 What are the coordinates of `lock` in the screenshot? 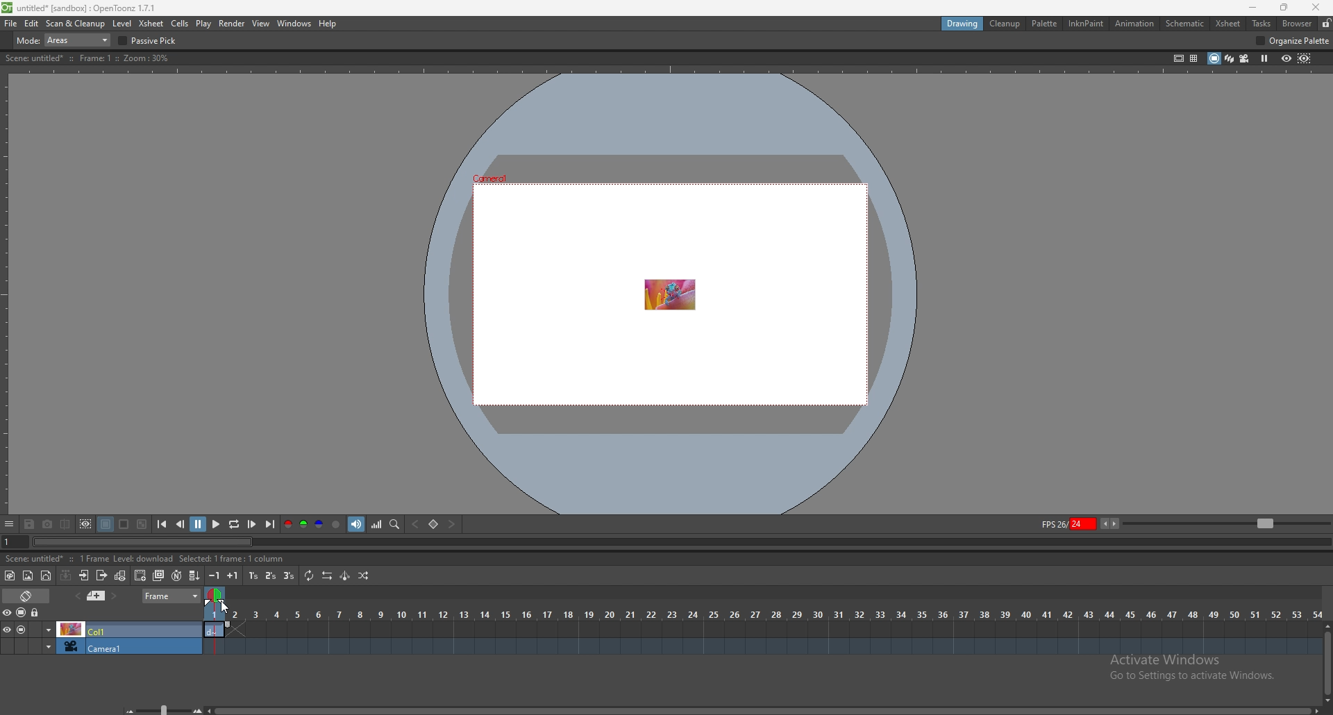 It's located at (36, 612).